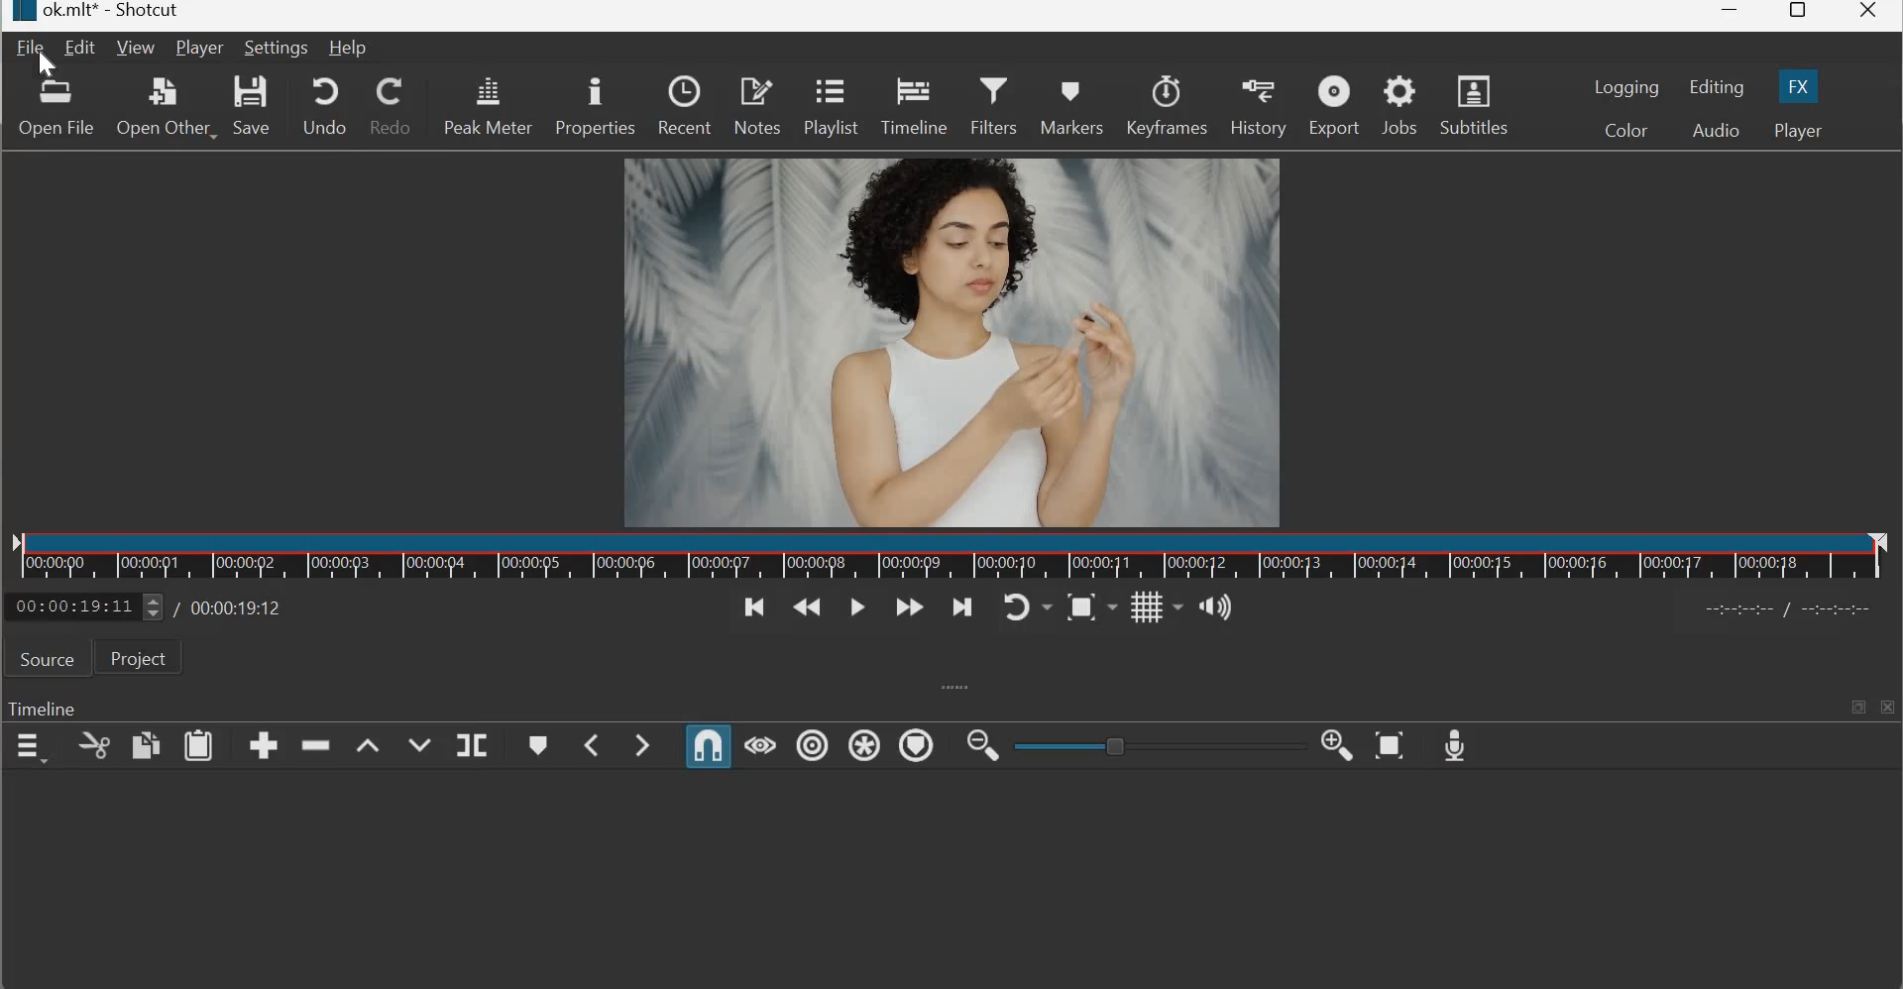 The height and width of the screenshot is (989, 1903). I want to click on lift, so click(370, 745).